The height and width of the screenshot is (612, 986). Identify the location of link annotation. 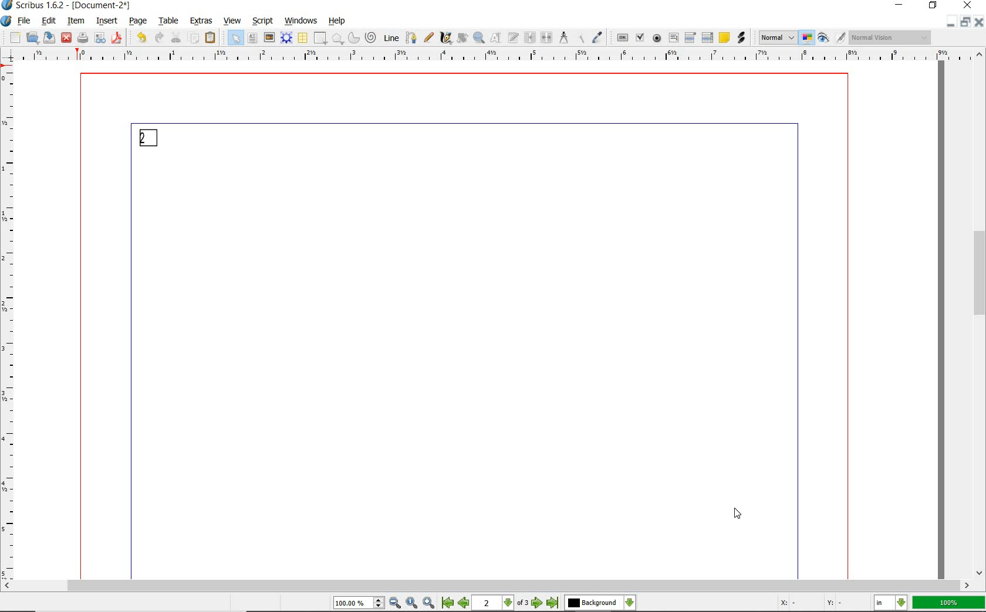
(742, 38).